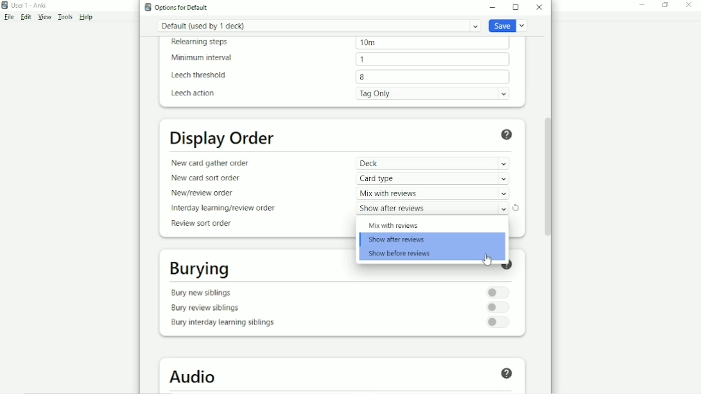 The width and height of the screenshot is (701, 394). I want to click on Review sort order, so click(201, 223).